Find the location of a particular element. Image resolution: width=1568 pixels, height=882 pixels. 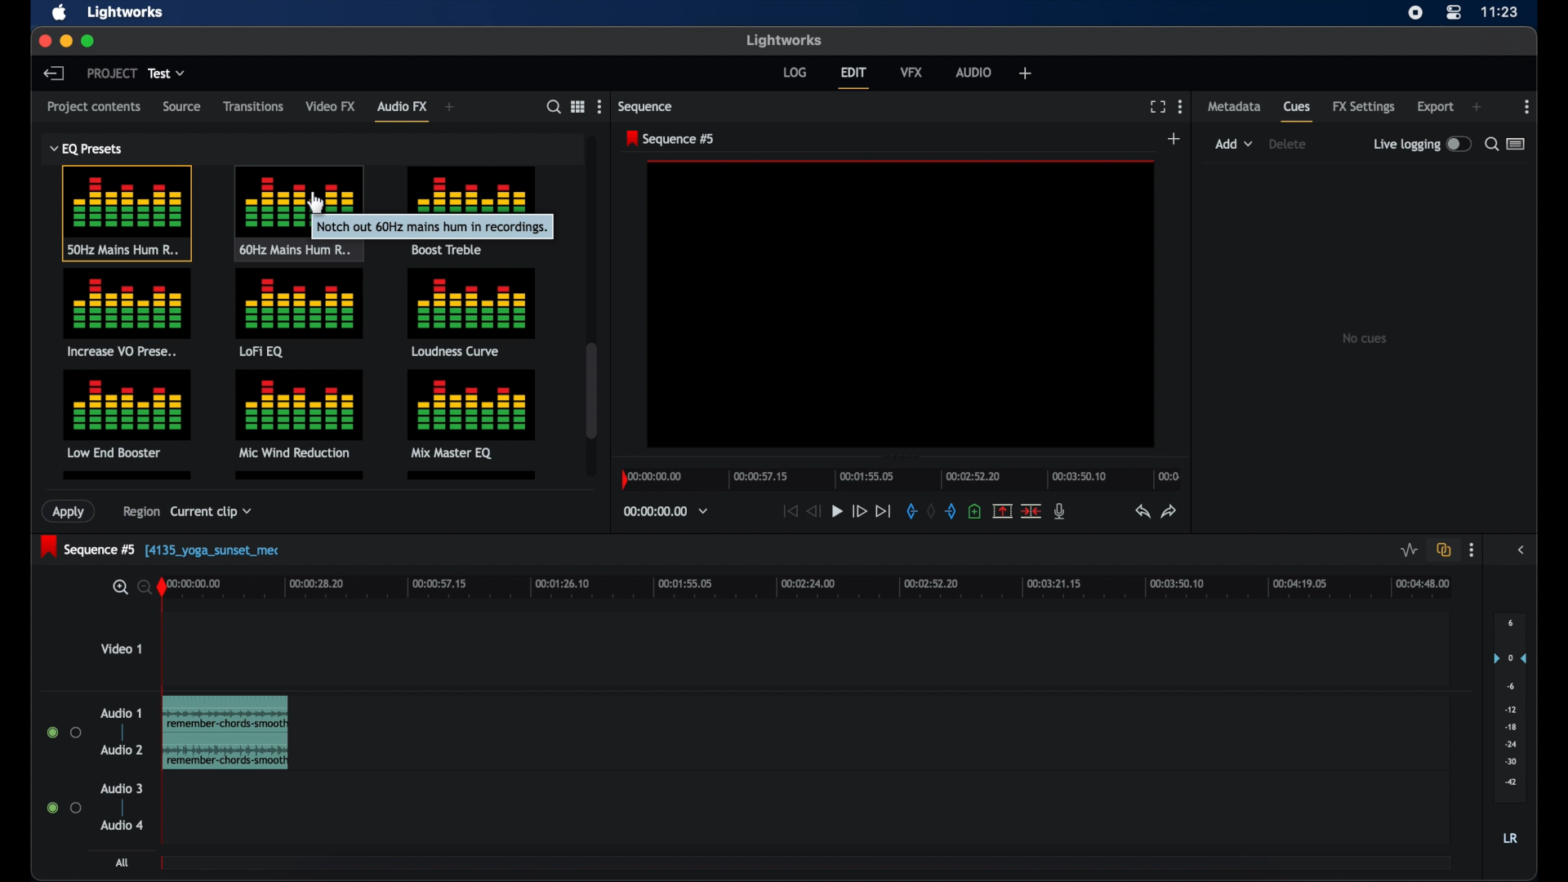

screen recorder icon is located at coordinates (1415, 13).